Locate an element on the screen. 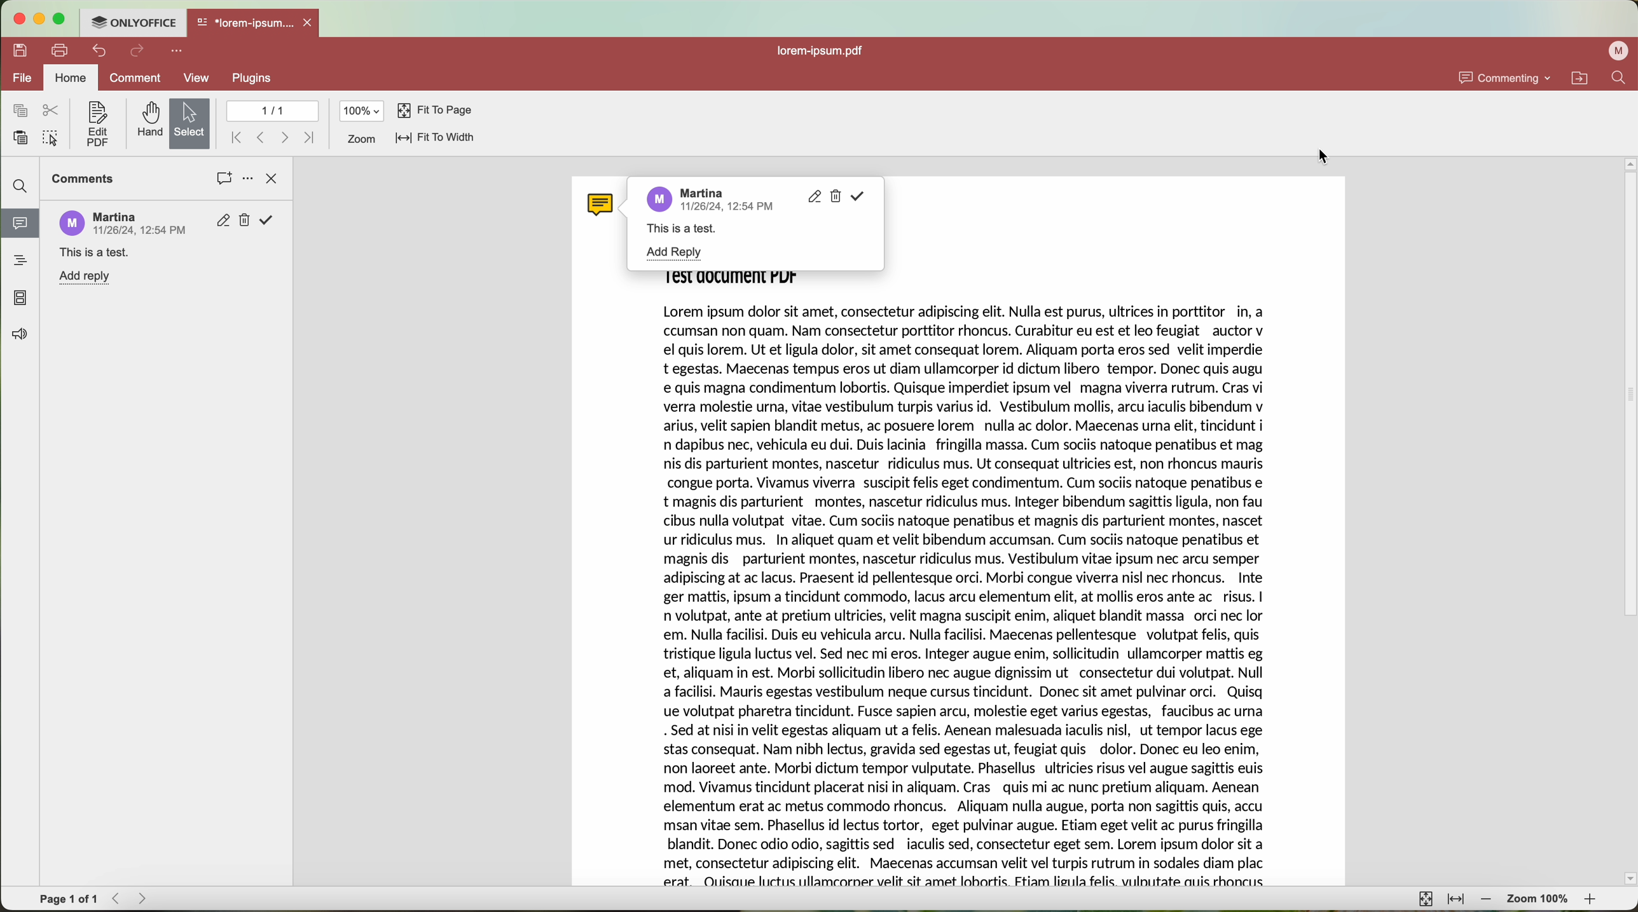 Image resolution: width=1638 pixels, height=912 pixels. cursor is located at coordinates (1328, 156).